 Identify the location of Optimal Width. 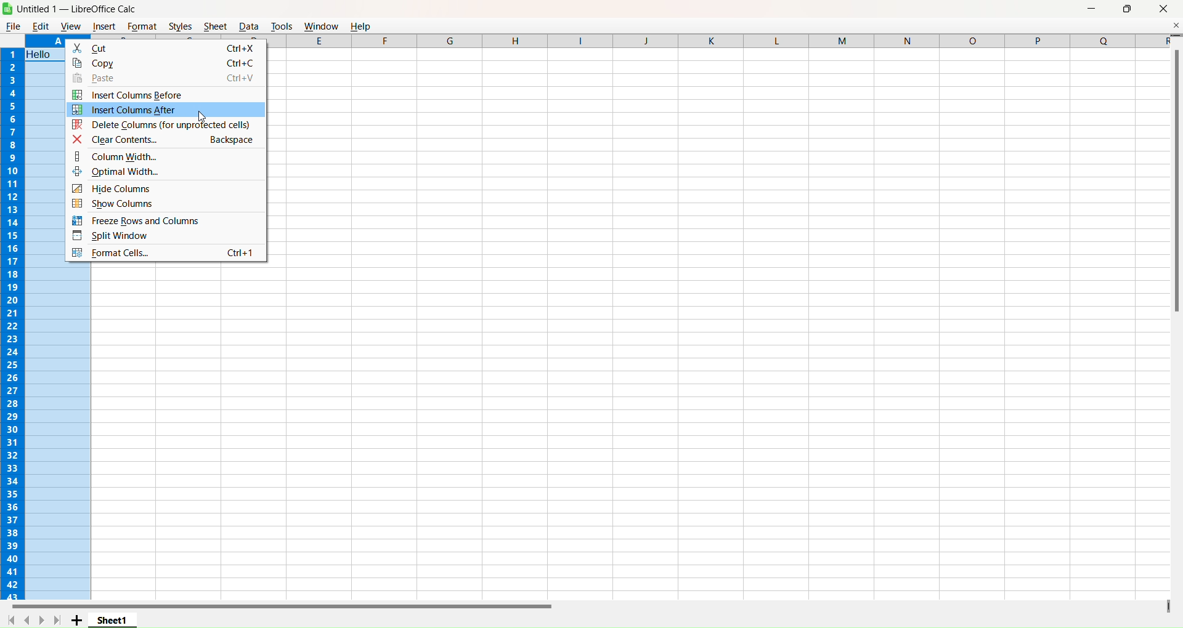
(169, 174).